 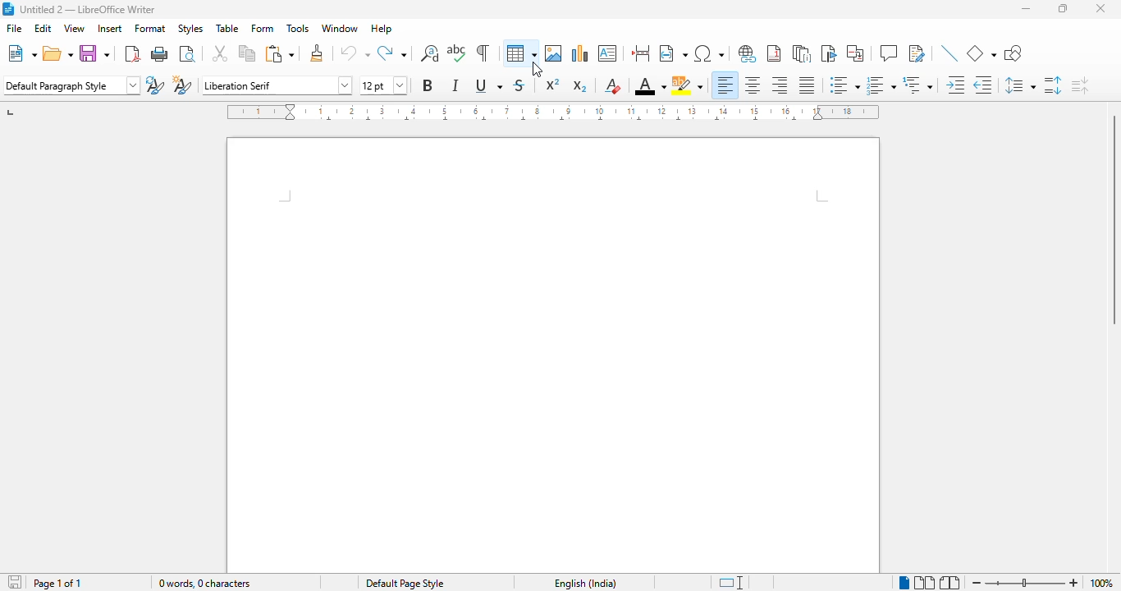 I want to click on character highlighting color, so click(x=688, y=86).